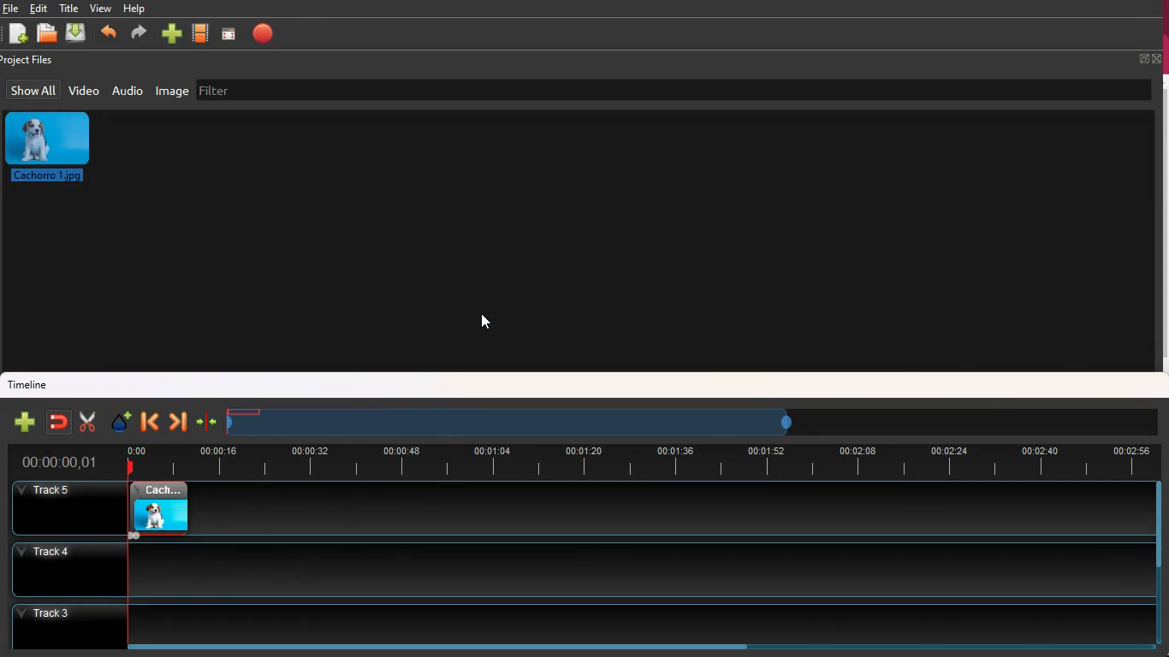 This screenshot has height=657, width=1169. I want to click on track3, so click(579, 622).